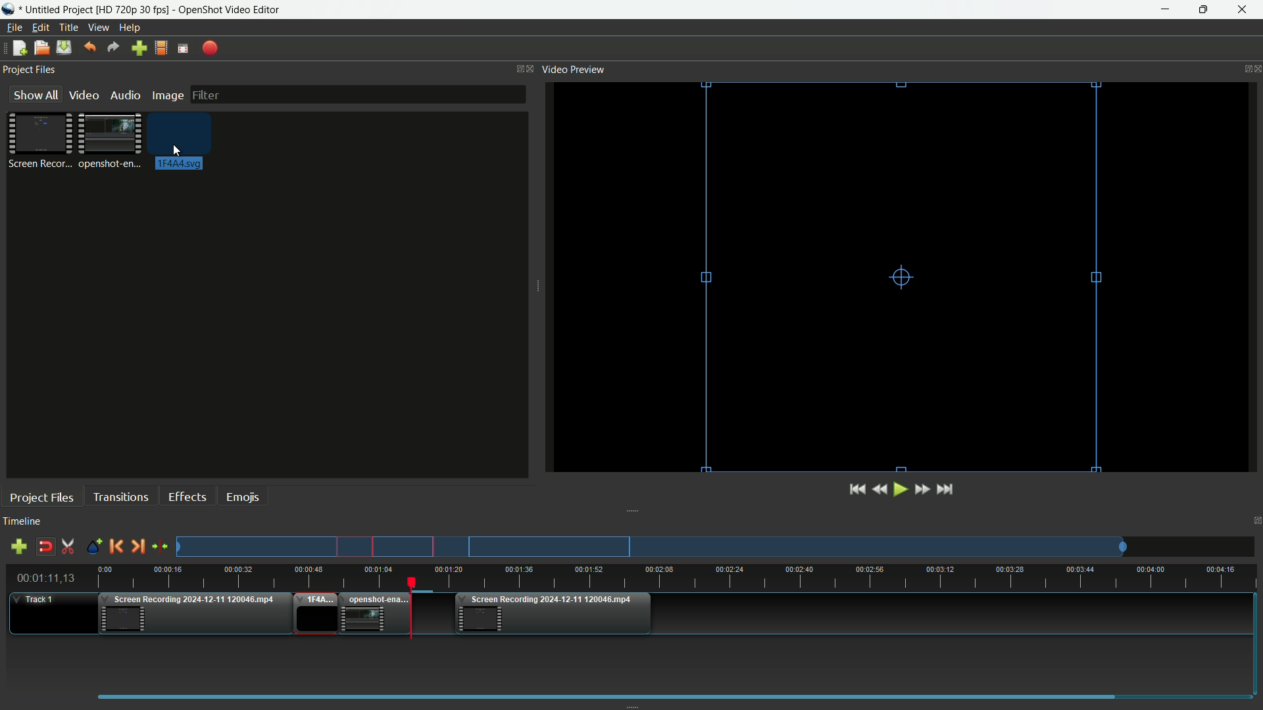 Image resolution: width=1263 pixels, height=710 pixels. I want to click on center the timeline on the playhead, so click(161, 547).